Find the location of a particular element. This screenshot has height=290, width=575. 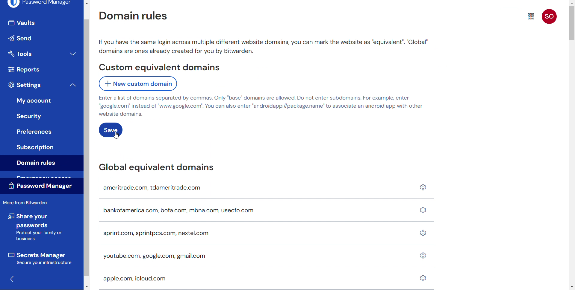

Enter a list of domains separated by commas. Only “base” domains are allowed. Do not enter subdomains. For example, enter
“google.com” instead of “www.google.com”. You can also enter “androidapp:/package.name” to associate an android app with other
‘website domains. is located at coordinates (262, 106).